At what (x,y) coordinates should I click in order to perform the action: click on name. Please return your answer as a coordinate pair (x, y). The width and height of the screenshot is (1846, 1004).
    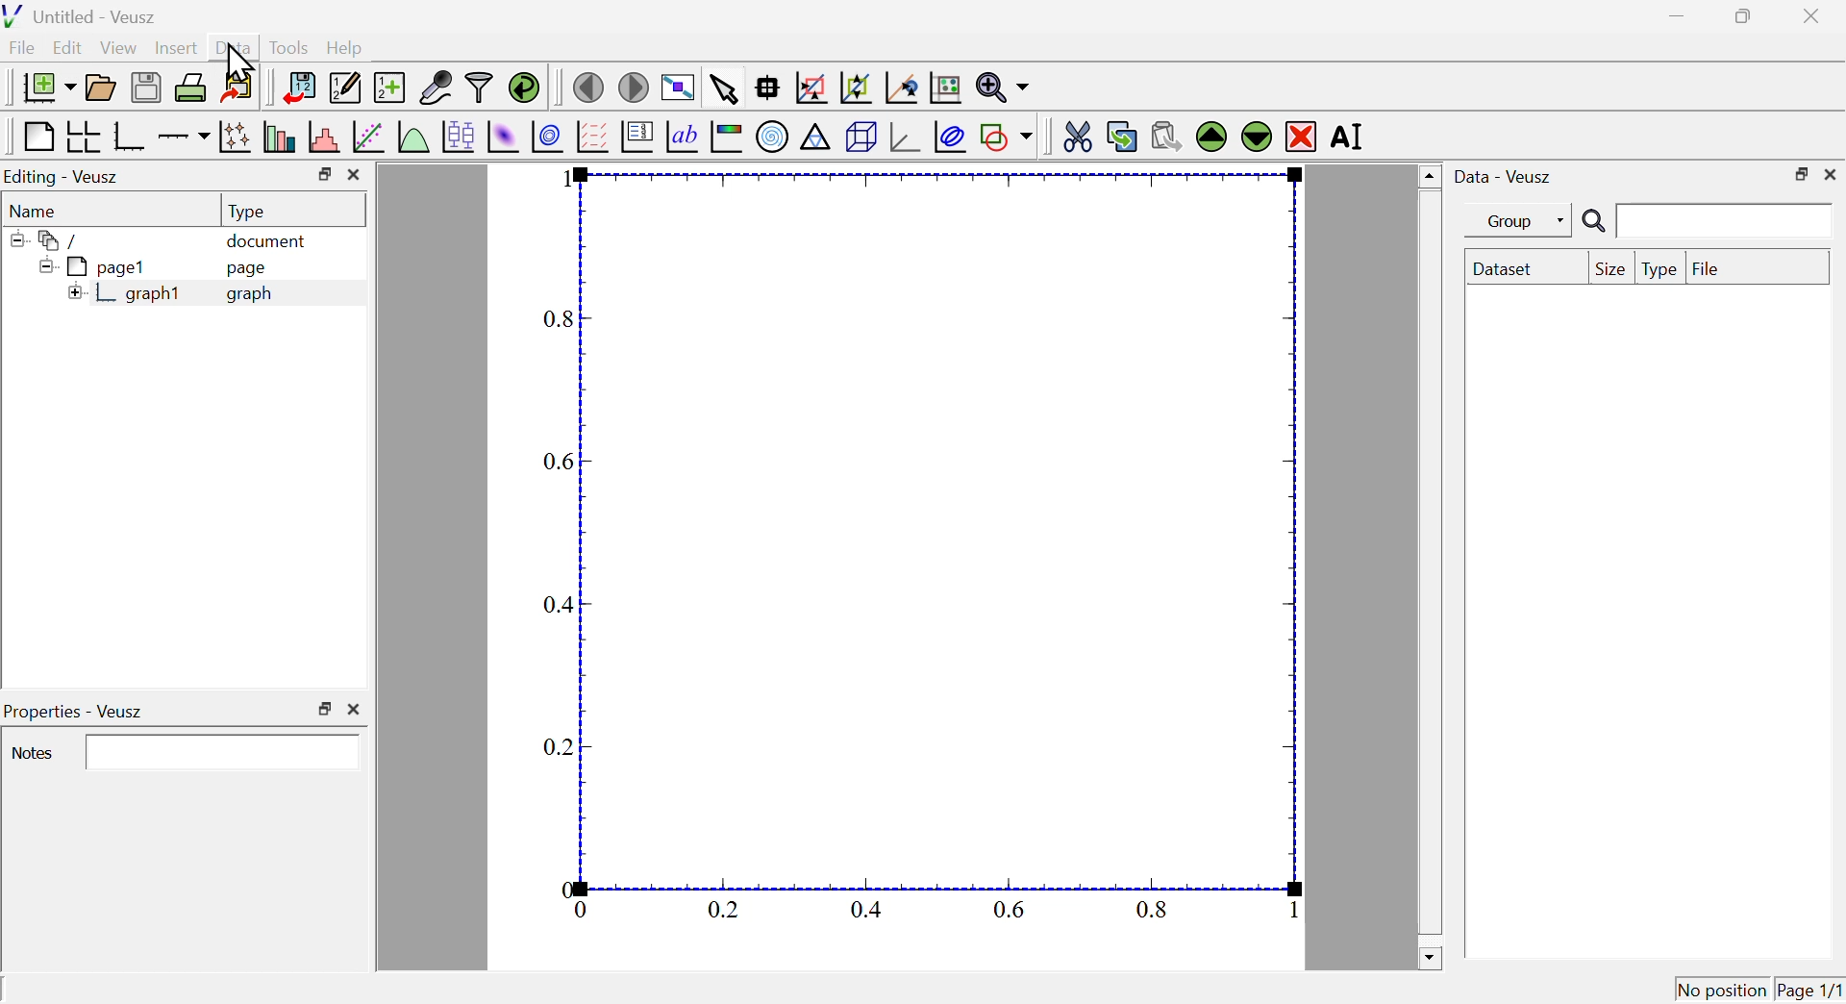
    Looking at the image, I should click on (37, 210).